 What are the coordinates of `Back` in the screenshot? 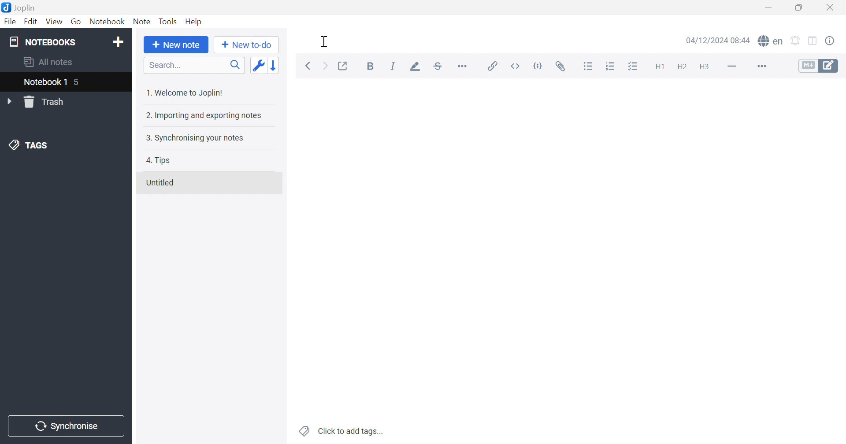 It's located at (308, 66).